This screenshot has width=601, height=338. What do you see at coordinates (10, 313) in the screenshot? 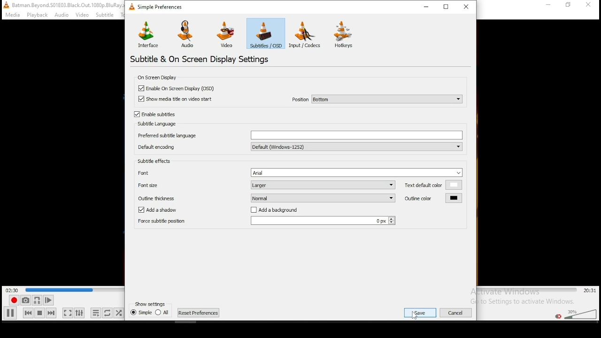
I see `play/pause` at bounding box center [10, 313].